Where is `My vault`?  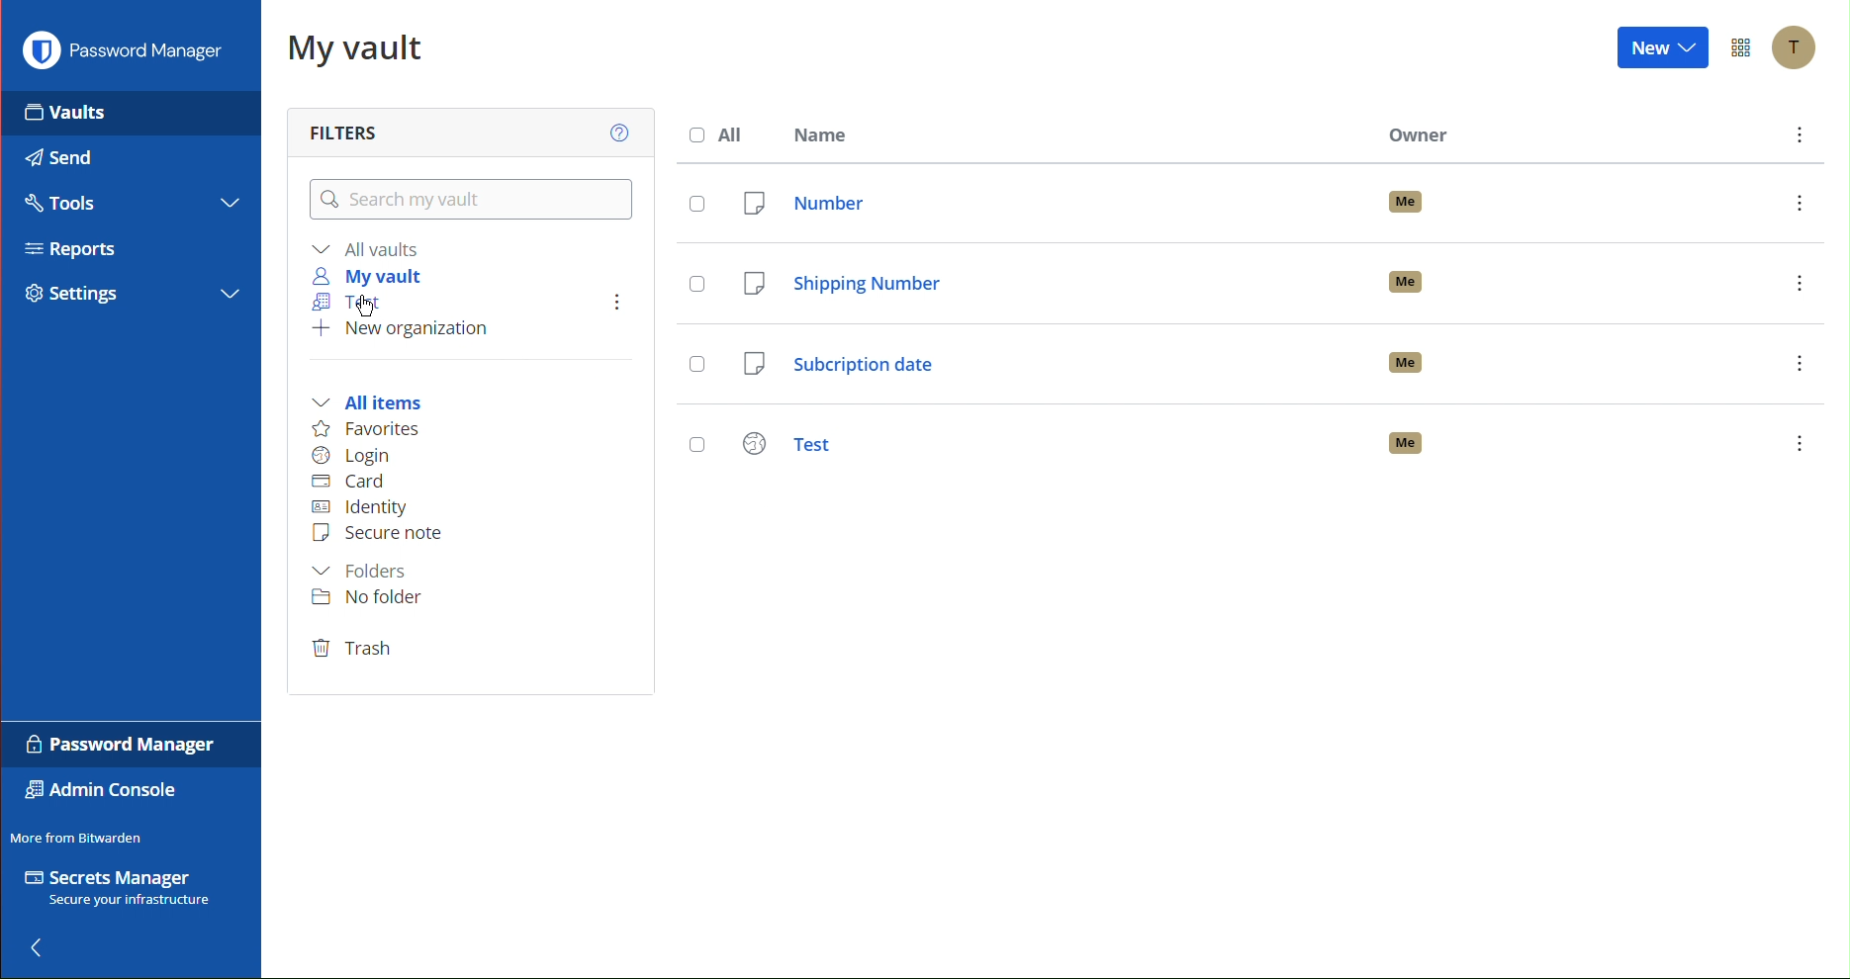
My vault is located at coordinates (364, 276).